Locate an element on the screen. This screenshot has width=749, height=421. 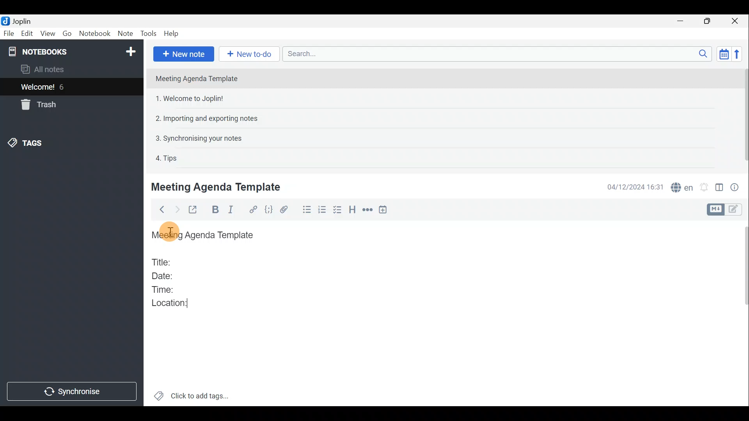
Insert time is located at coordinates (385, 211).